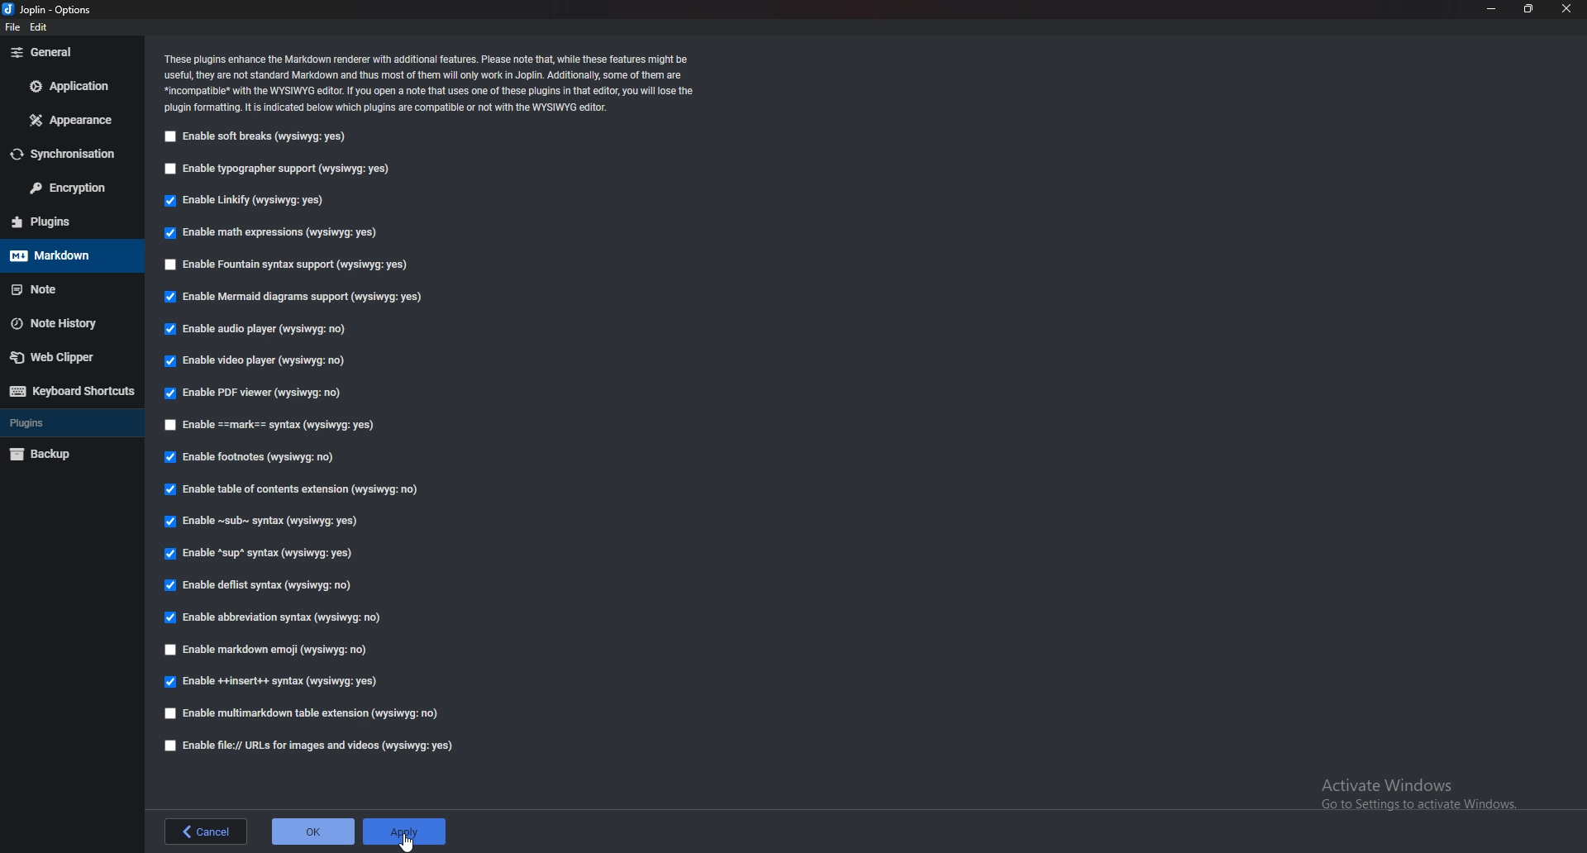  Describe the element at coordinates (254, 458) in the screenshot. I see `Enable footnotes` at that location.